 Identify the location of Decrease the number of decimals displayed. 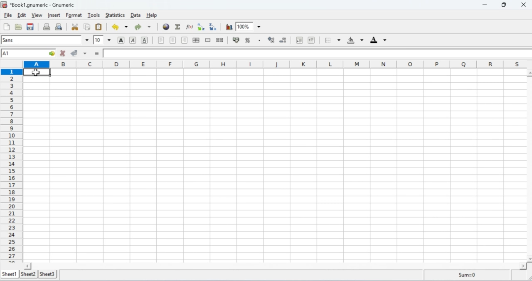
(284, 39).